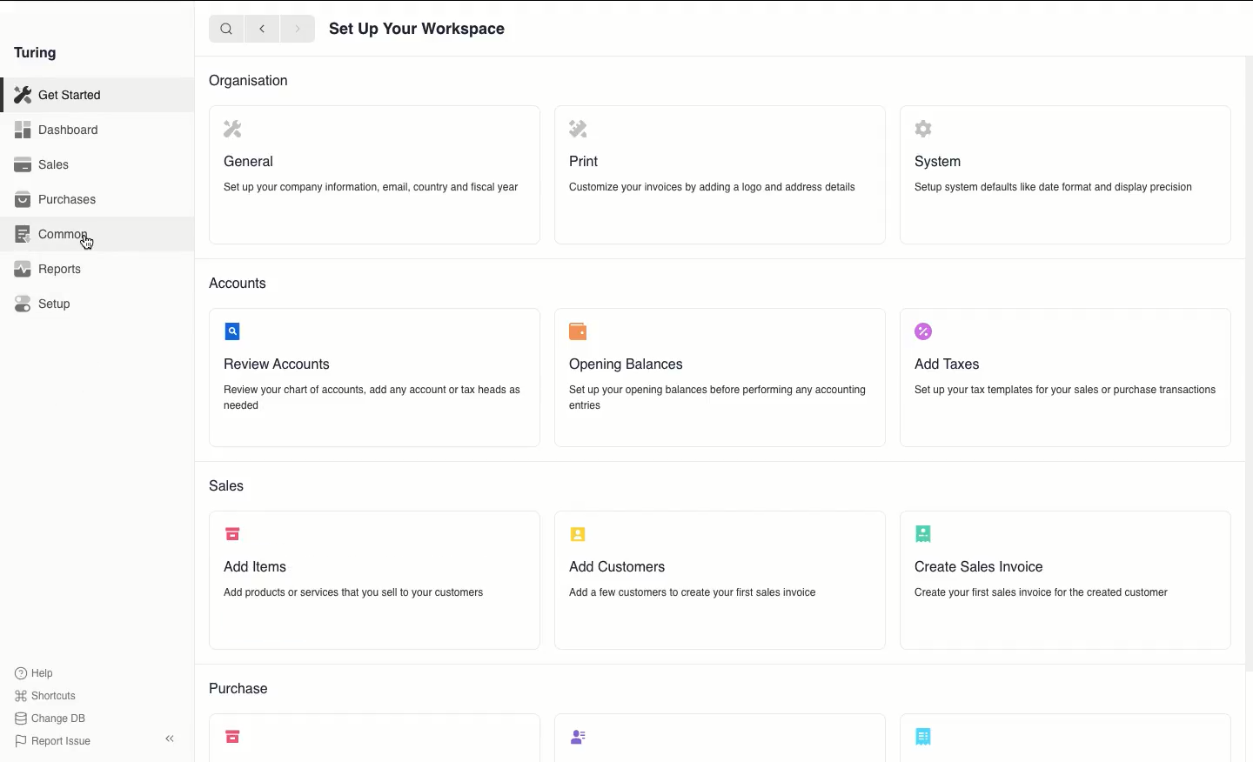  What do you see at coordinates (241, 685) in the screenshot?
I see `Purchase` at bounding box center [241, 685].